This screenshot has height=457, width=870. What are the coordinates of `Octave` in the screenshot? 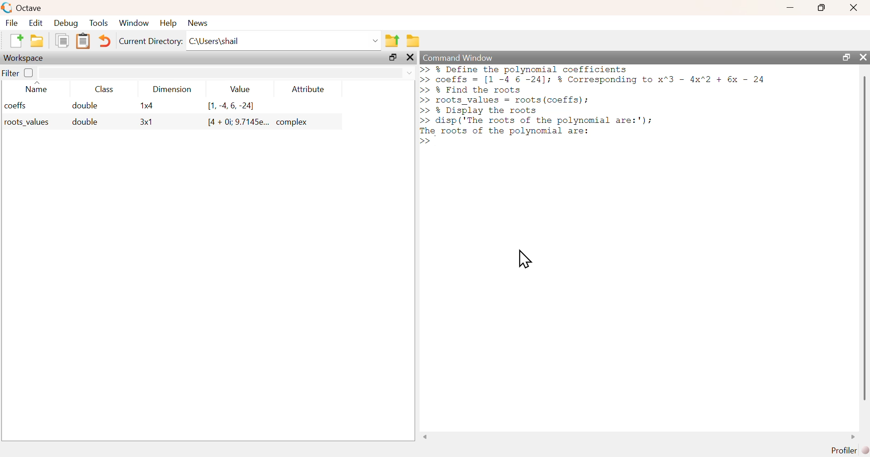 It's located at (29, 8).